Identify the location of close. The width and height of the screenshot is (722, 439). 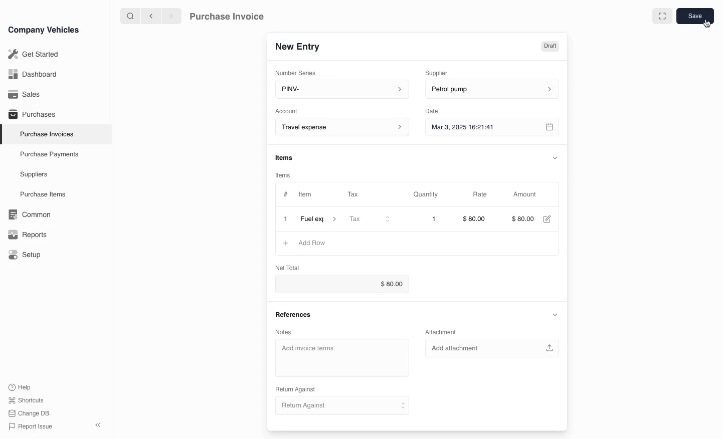
(285, 220).